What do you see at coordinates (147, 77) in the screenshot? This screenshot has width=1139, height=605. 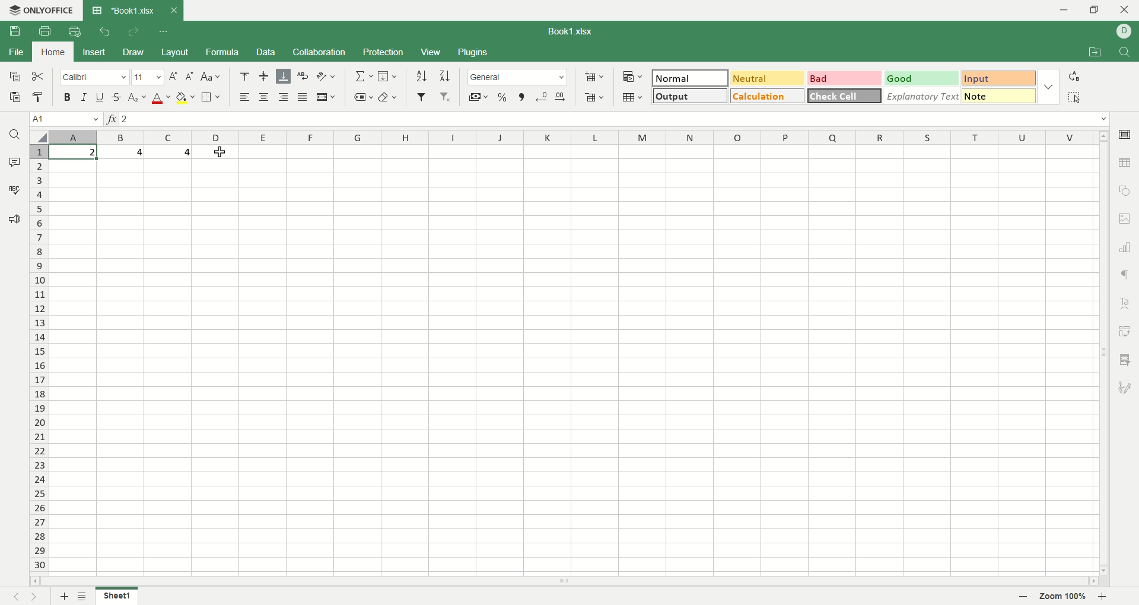 I see `font size` at bounding box center [147, 77].